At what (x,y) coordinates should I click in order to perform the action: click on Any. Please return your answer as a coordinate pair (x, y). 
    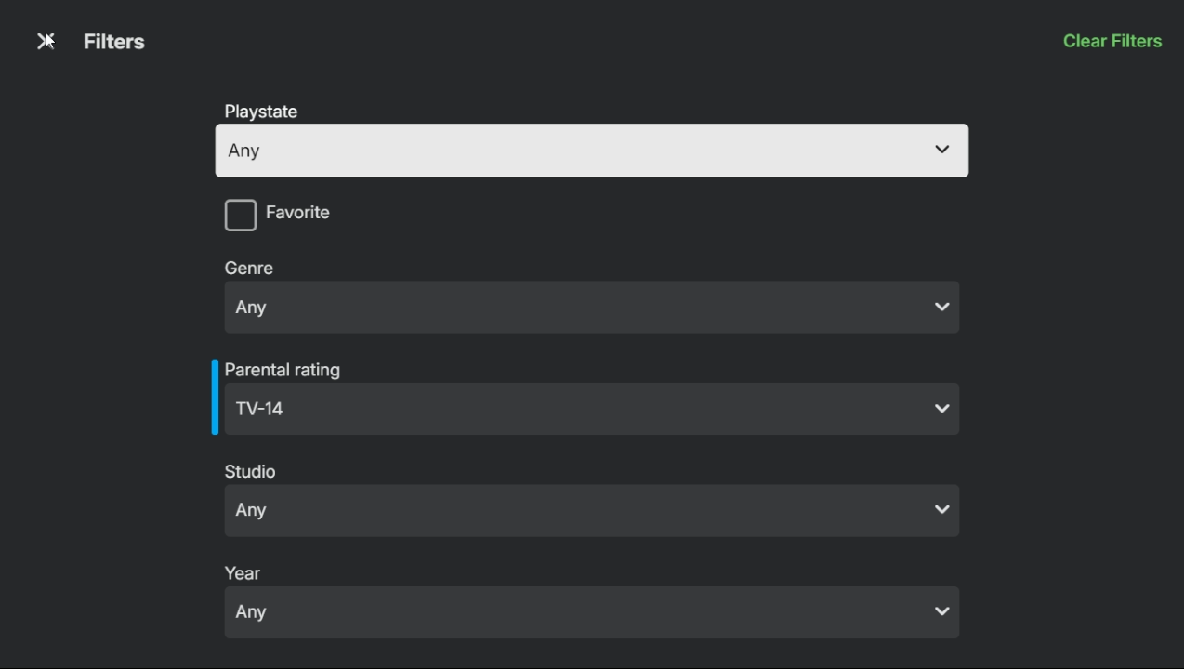
    Looking at the image, I should click on (594, 151).